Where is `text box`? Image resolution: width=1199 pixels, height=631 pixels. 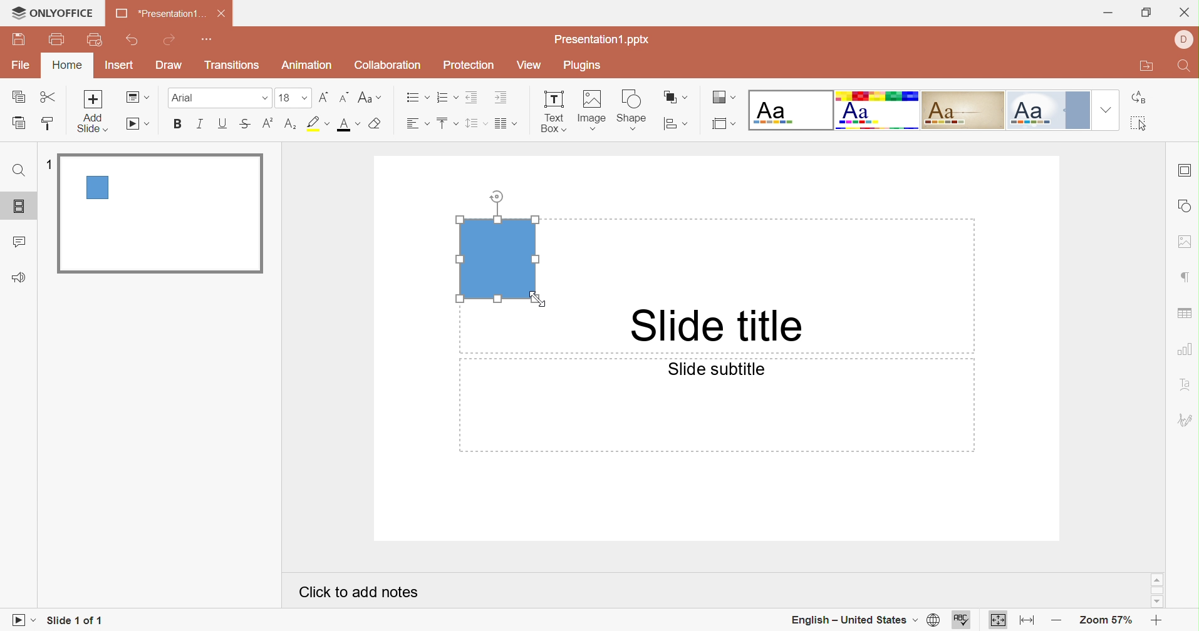
text box is located at coordinates (497, 259).